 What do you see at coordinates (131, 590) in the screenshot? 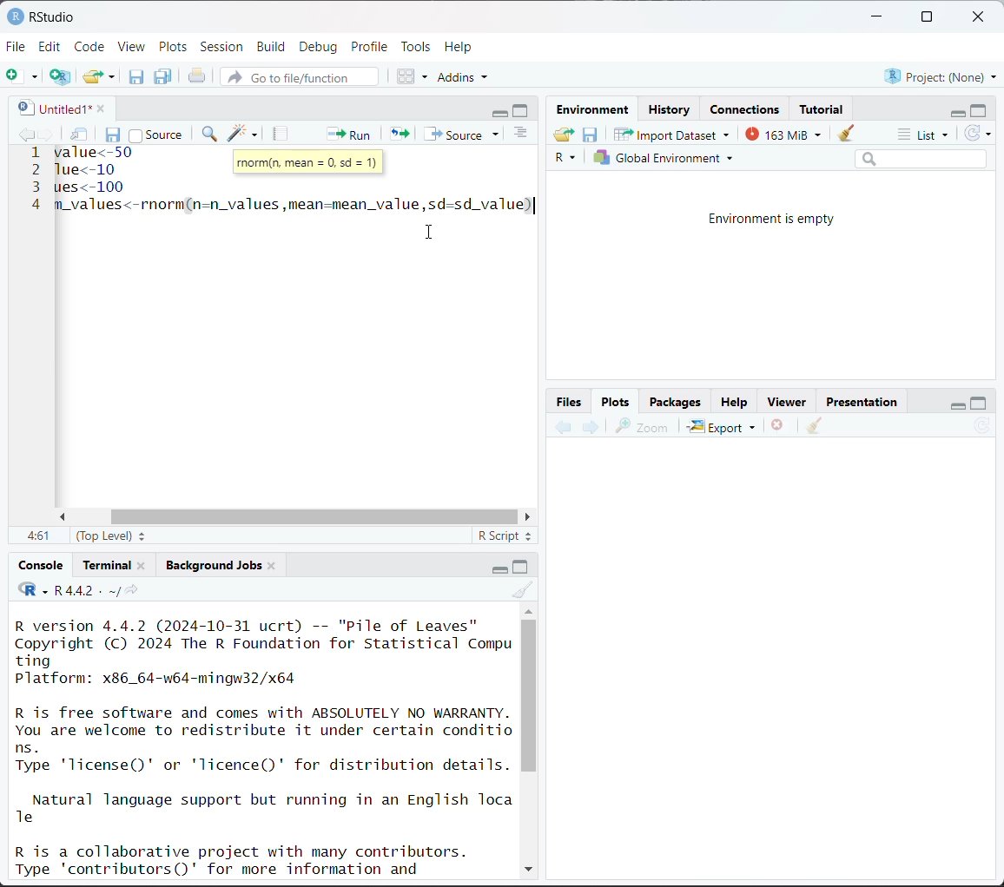
I see `view the current working directory` at bounding box center [131, 590].